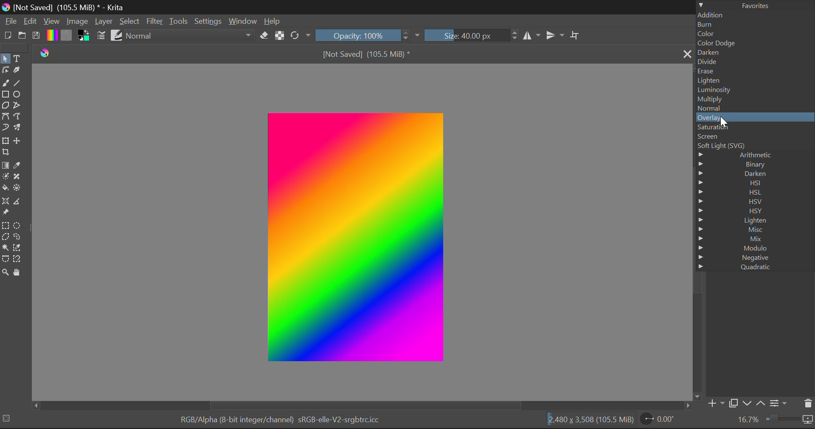 The height and width of the screenshot is (429, 815). What do you see at coordinates (5, 127) in the screenshot?
I see `Dynamic Brush Tool` at bounding box center [5, 127].